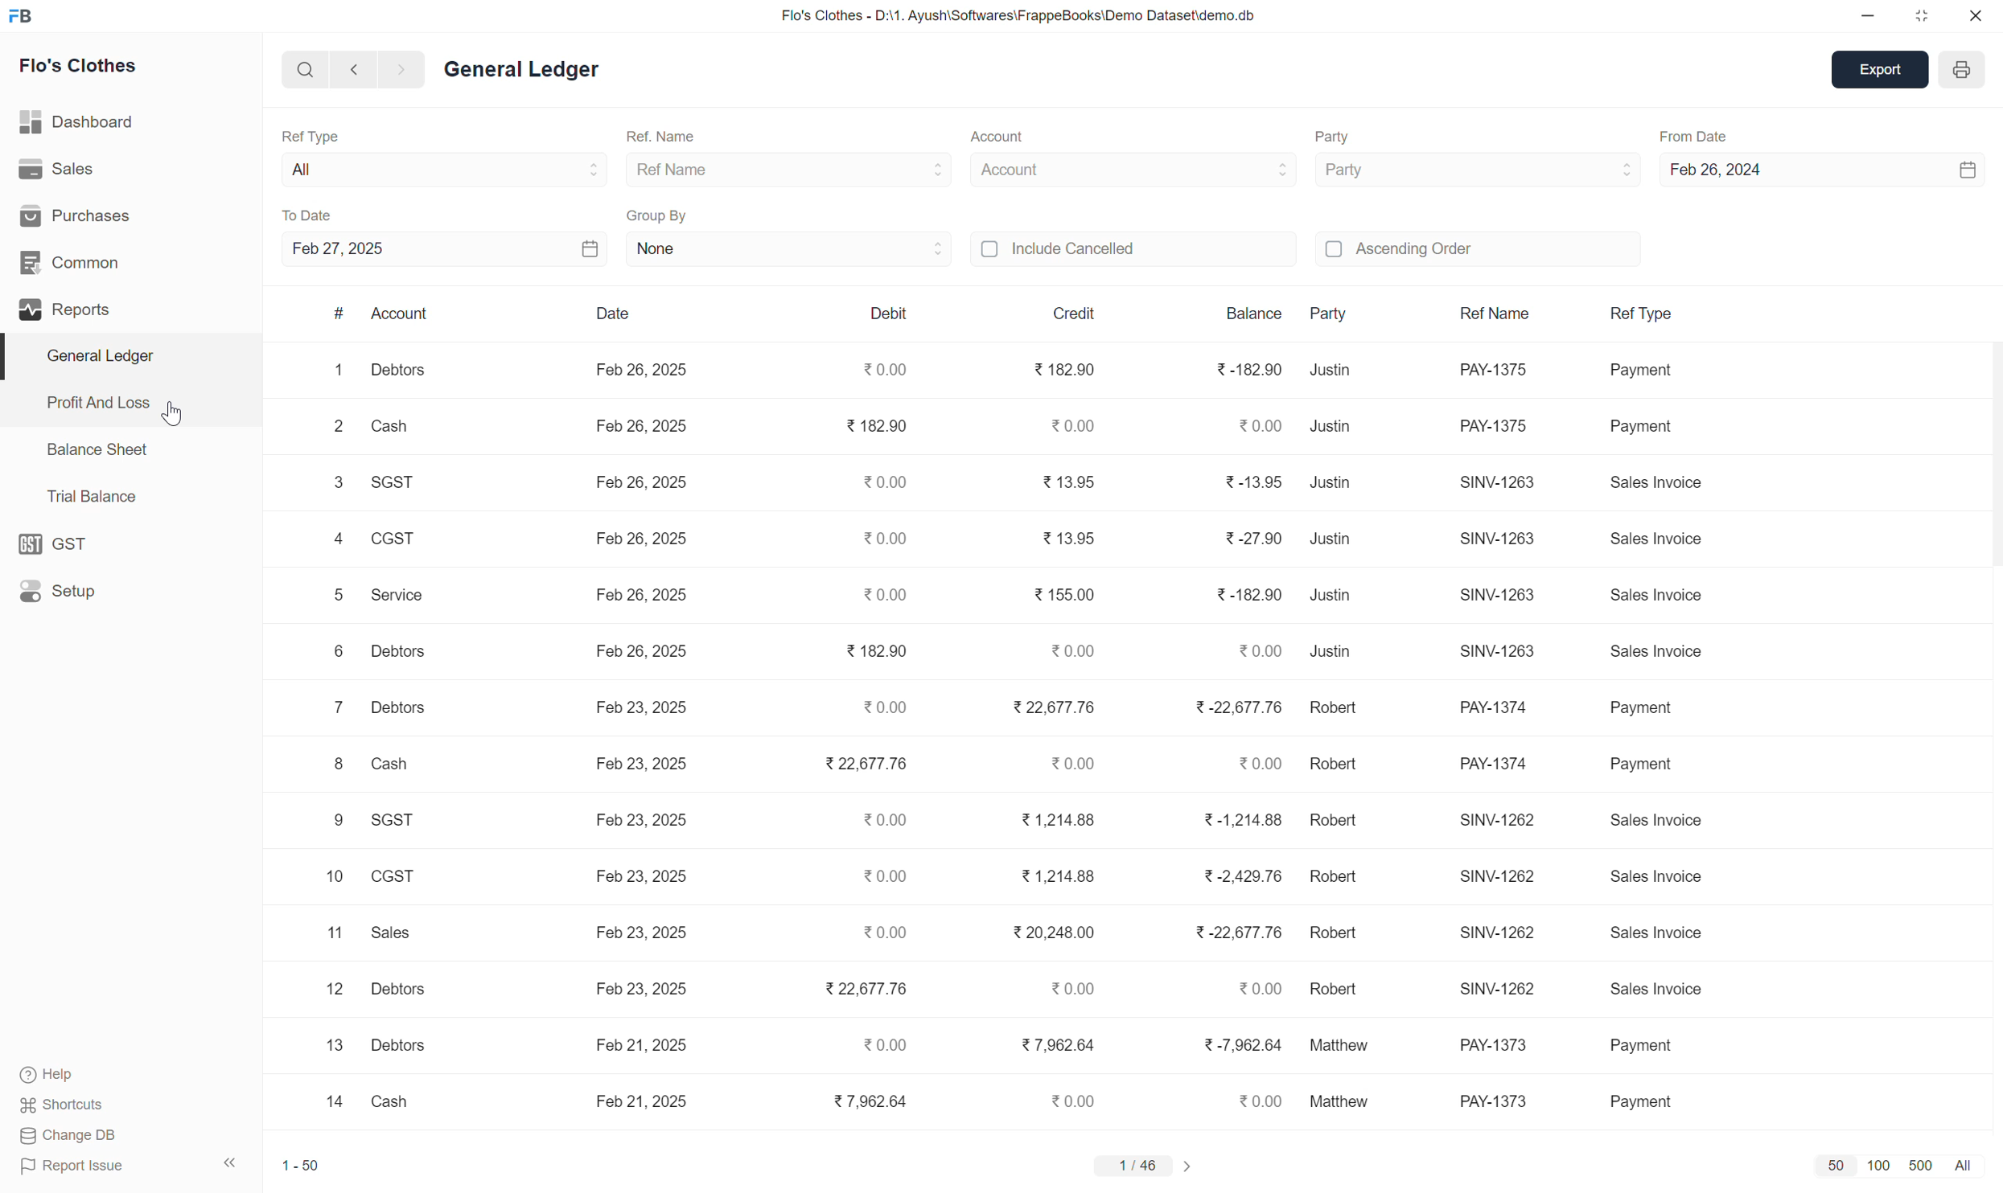 This screenshot has height=1193, width=2003. Describe the element at coordinates (1400, 254) in the screenshot. I see `Ascending Order` at that location.